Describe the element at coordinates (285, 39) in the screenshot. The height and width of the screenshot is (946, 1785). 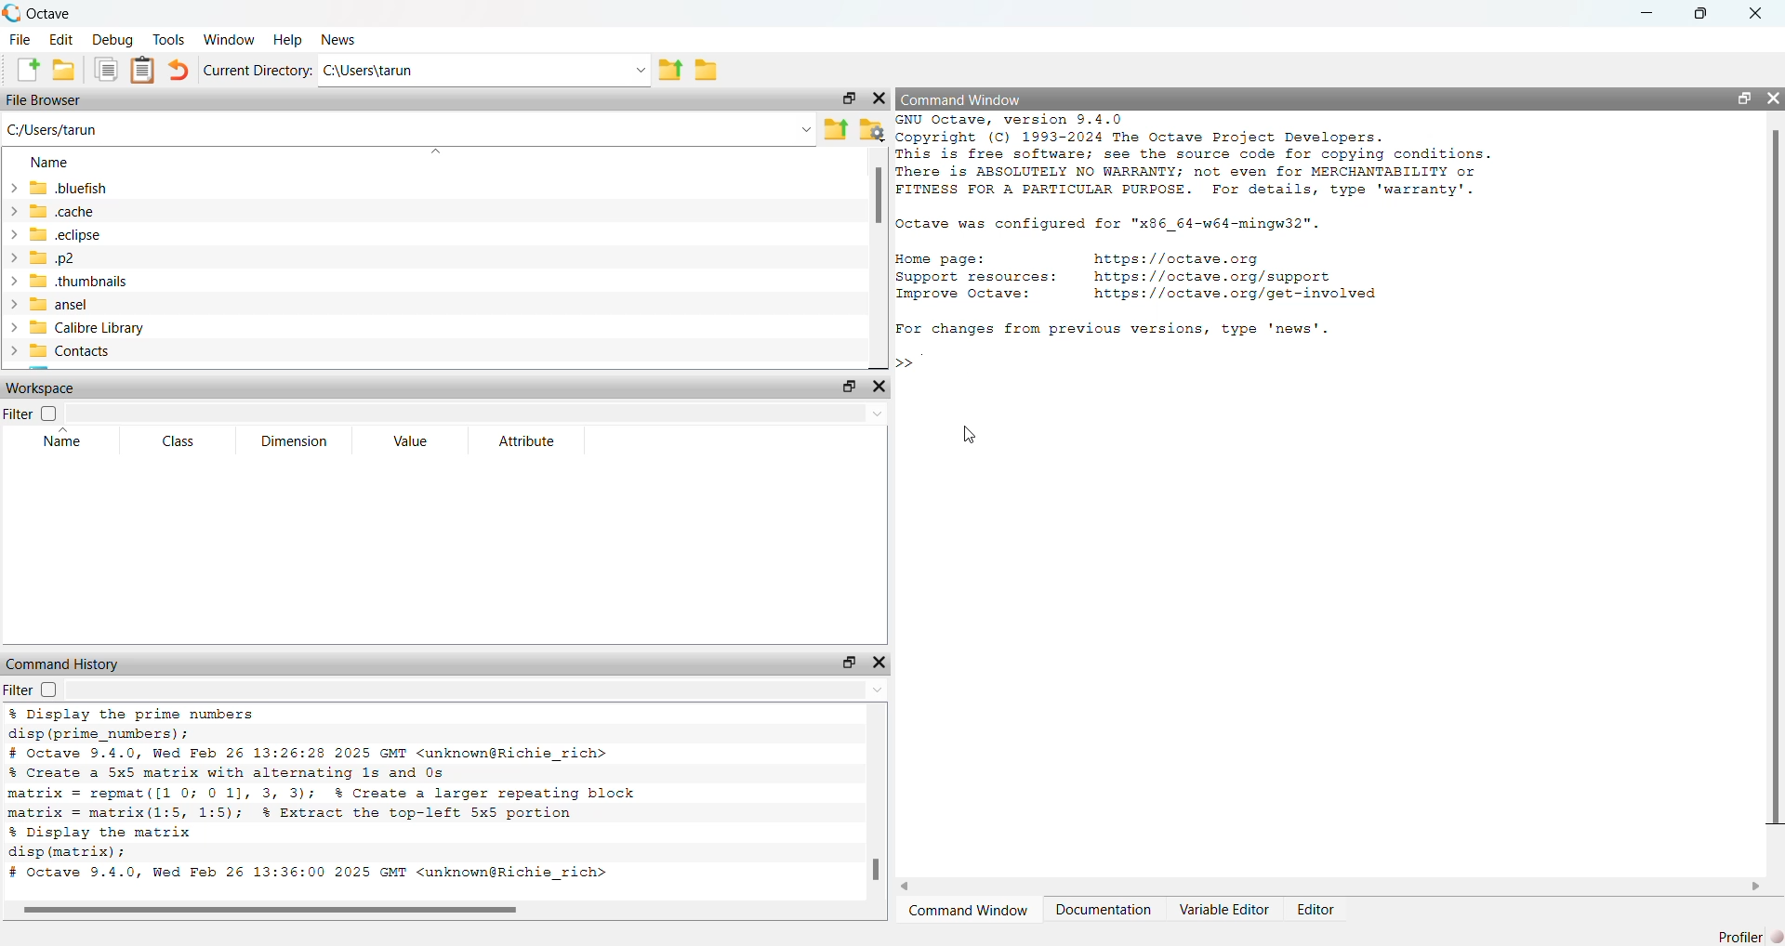
I see `help` at that location.